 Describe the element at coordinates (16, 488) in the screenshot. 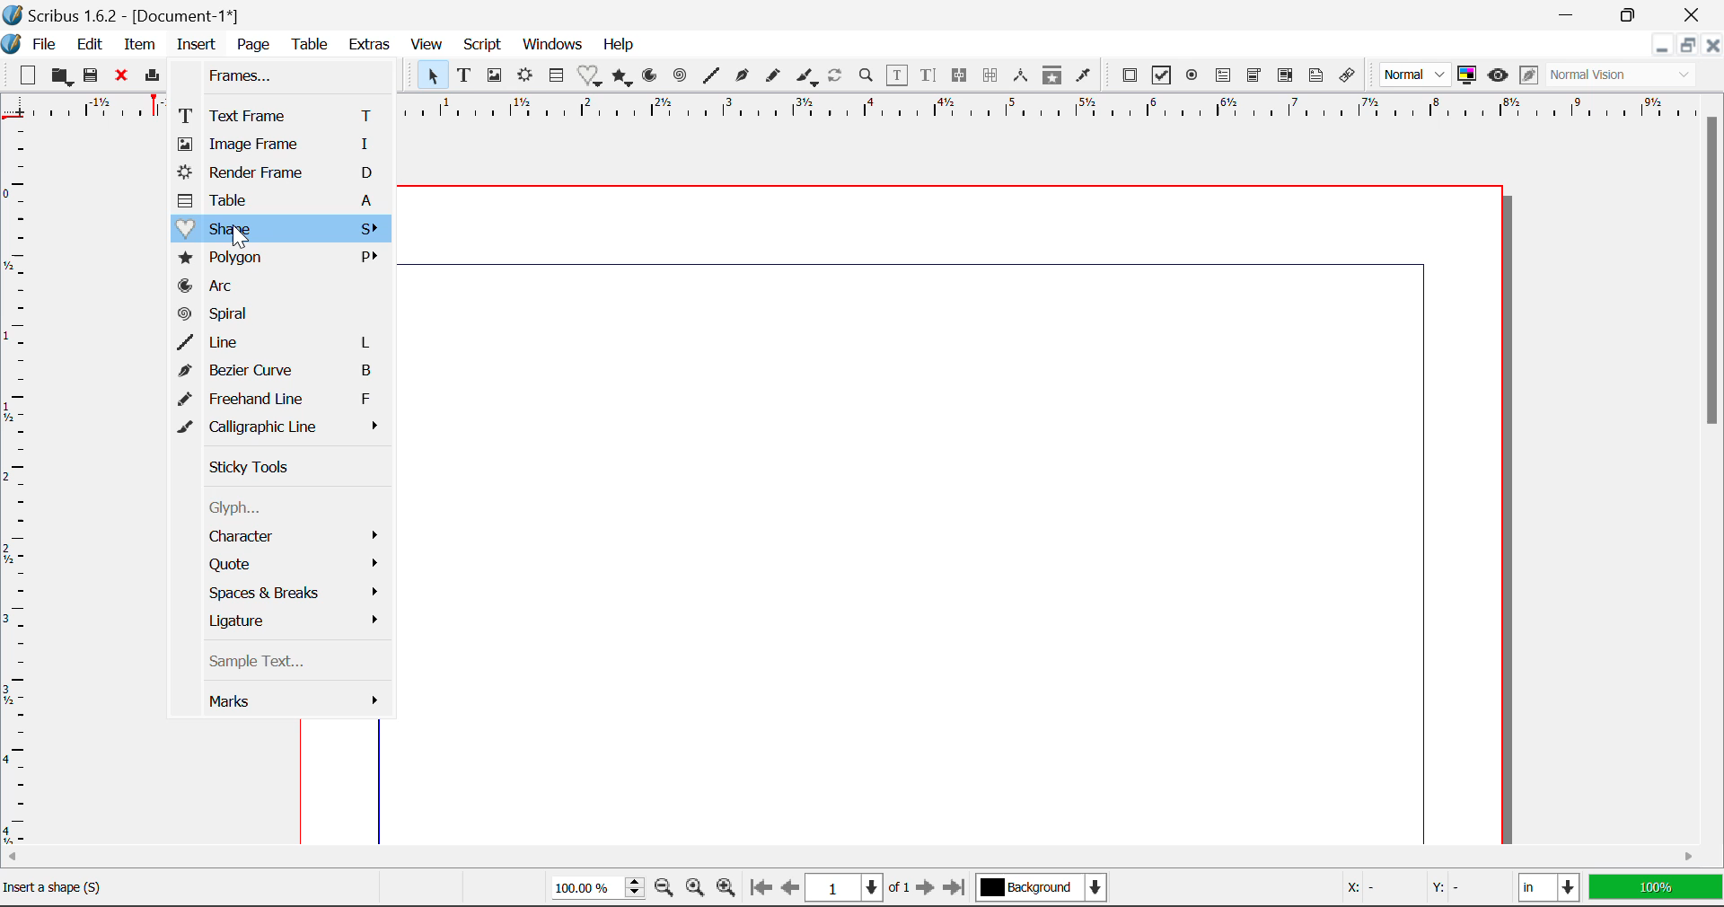

I see `Horizontal Page Margins` at that location.